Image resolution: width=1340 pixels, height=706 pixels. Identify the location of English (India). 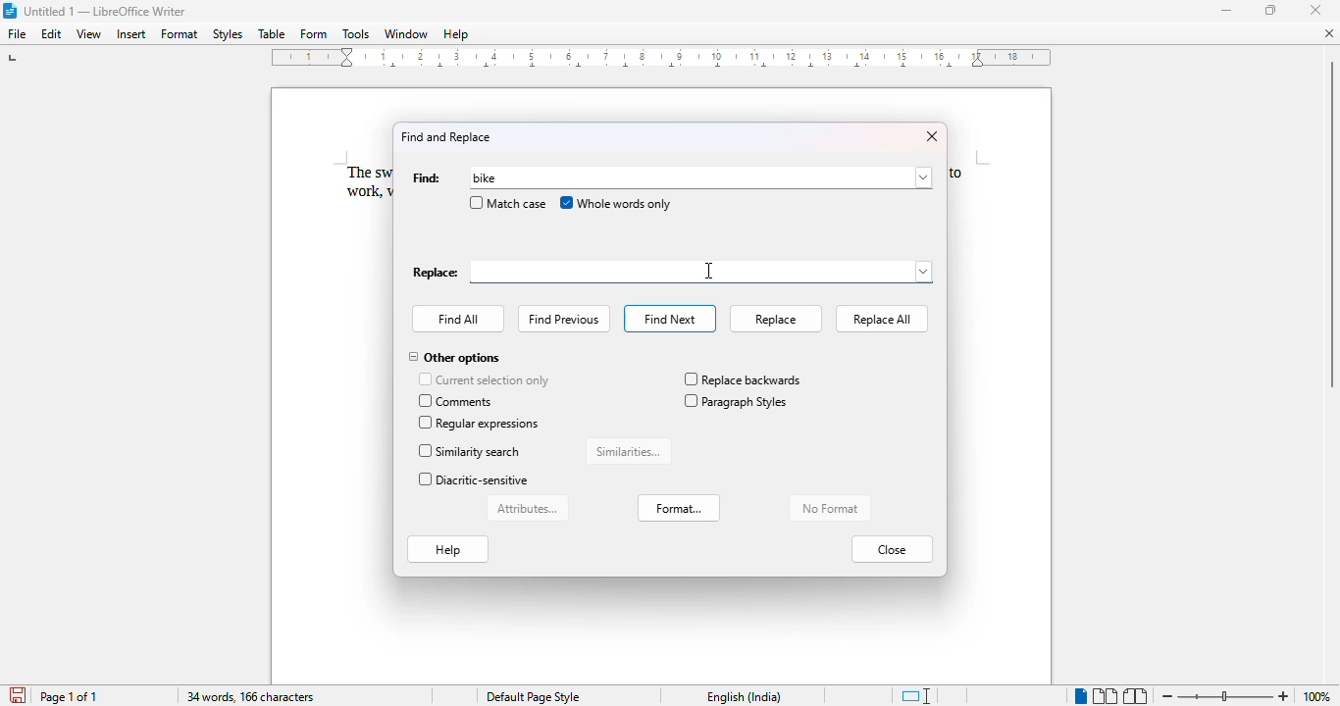
(743, 697).